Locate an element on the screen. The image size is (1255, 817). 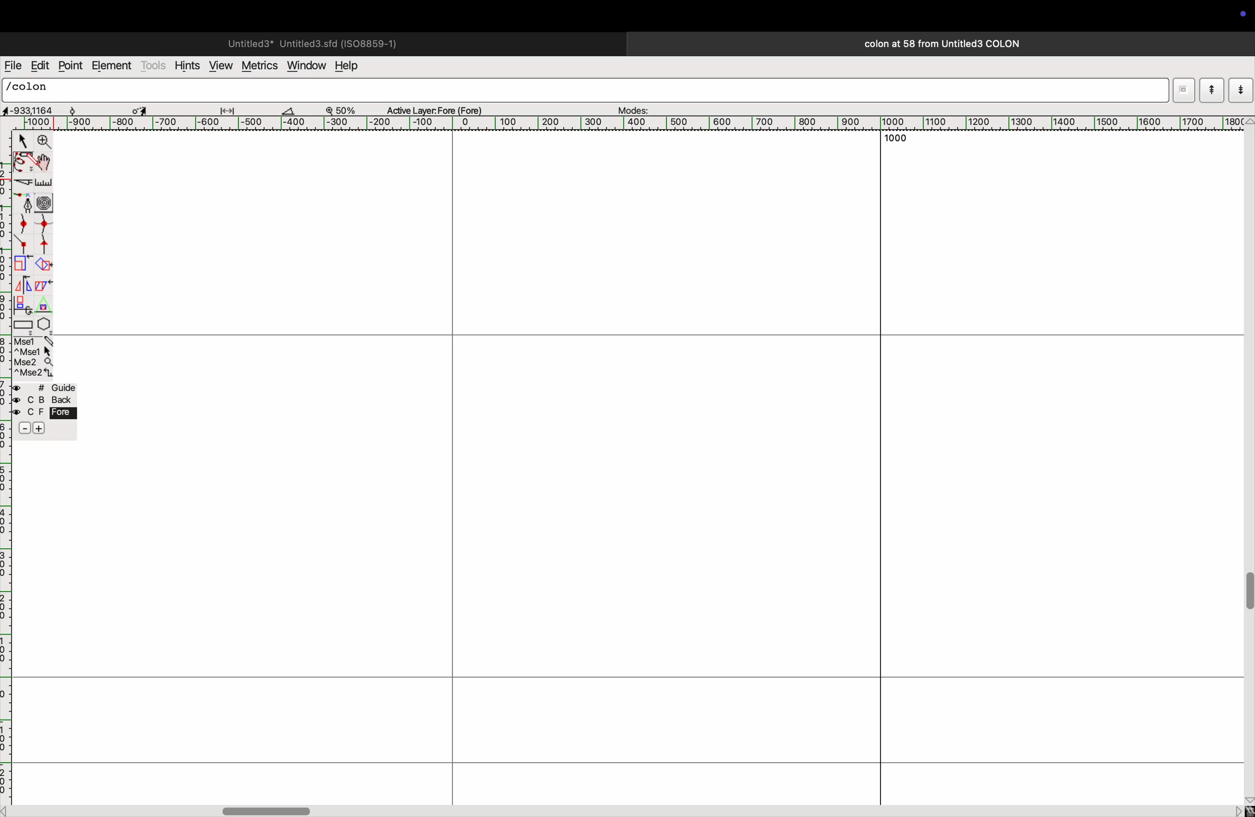
toggle is located at coordinates (140, 109).